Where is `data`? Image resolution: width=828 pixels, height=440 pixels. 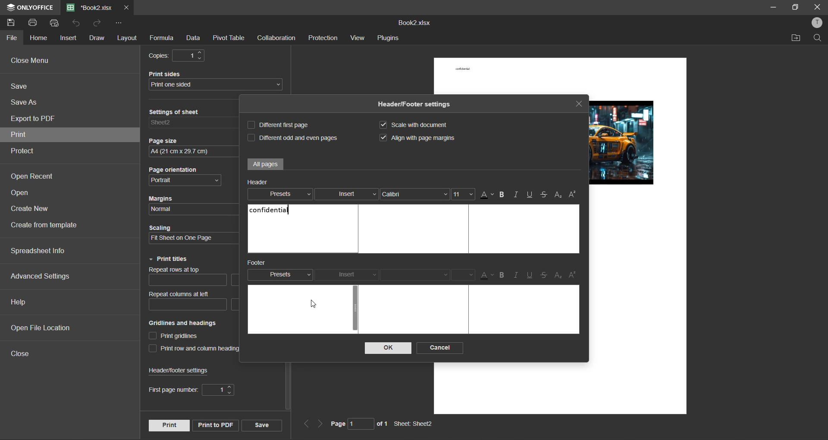
data is located at coordinates (193, 39).